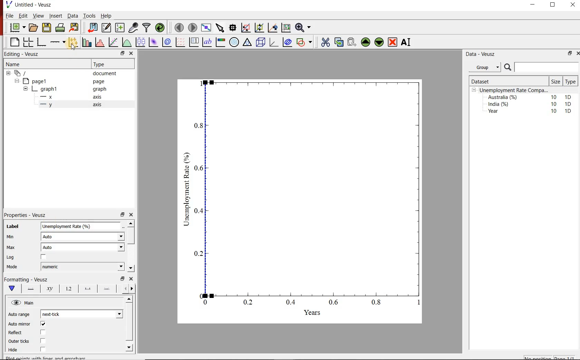 The image size is (580, 360). Describe the element at coordinates (407, 42) in the screenshot. I see `rename the widgets` at that location.